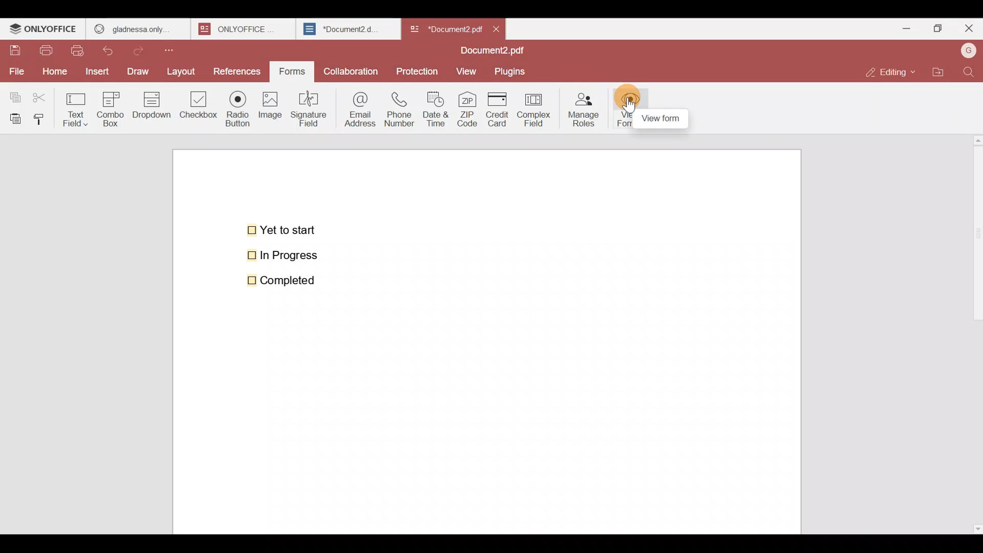  What do you see at coordinates (80, 50) in the screenshot?
I see `Quick print` at bounding box center [80, 50].